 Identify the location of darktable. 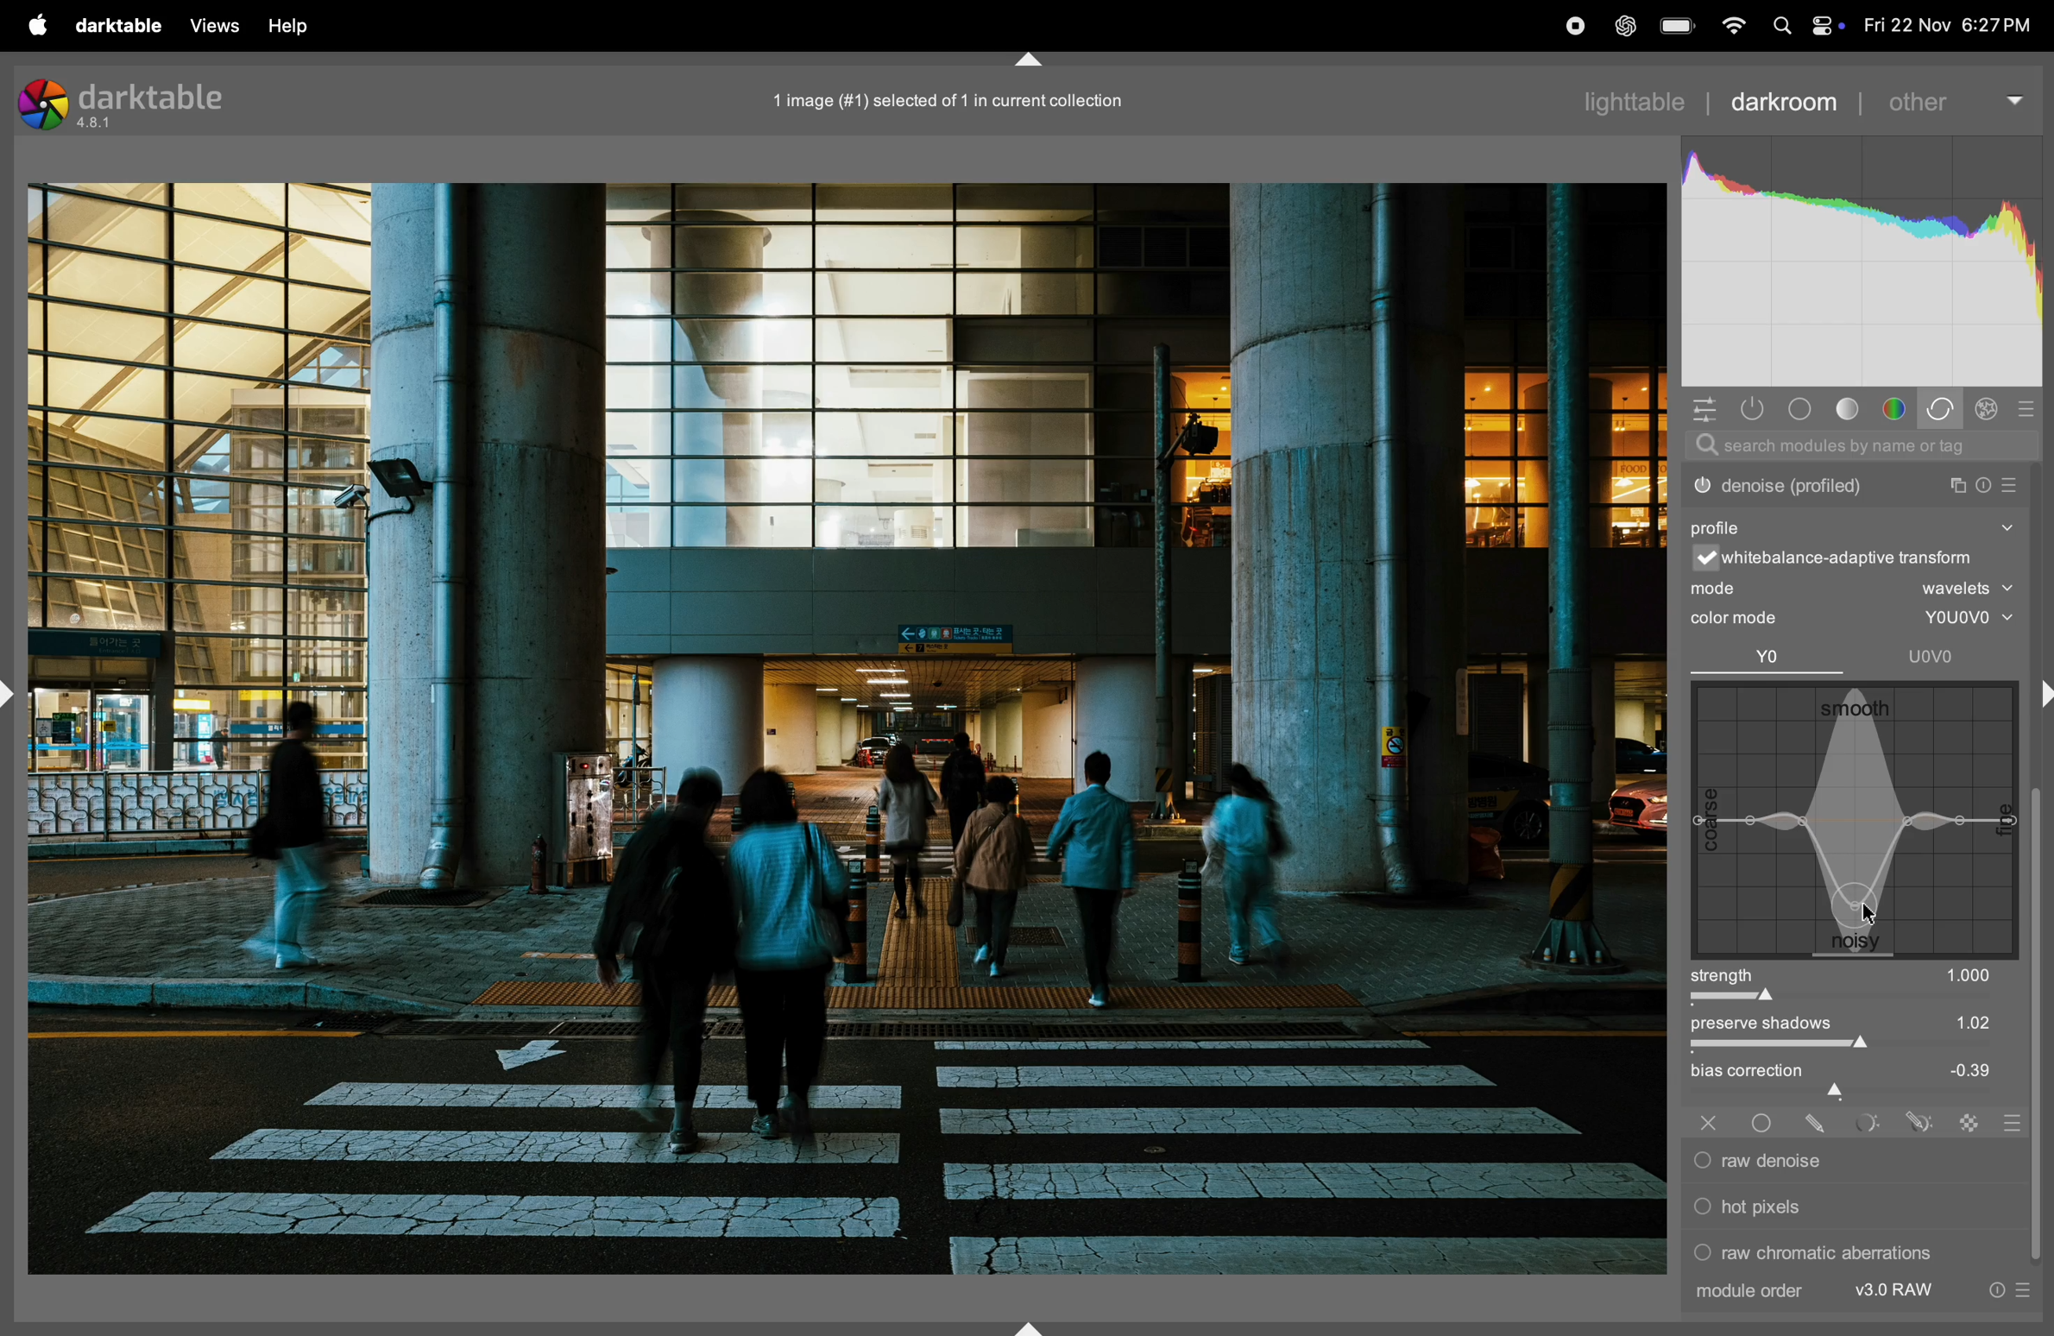
(123, 27).